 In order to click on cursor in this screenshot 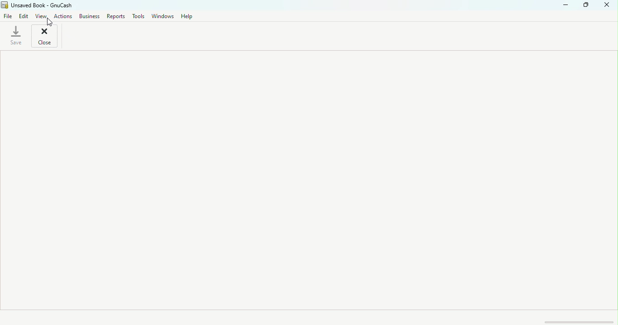, I will do `click(51, 23)`.